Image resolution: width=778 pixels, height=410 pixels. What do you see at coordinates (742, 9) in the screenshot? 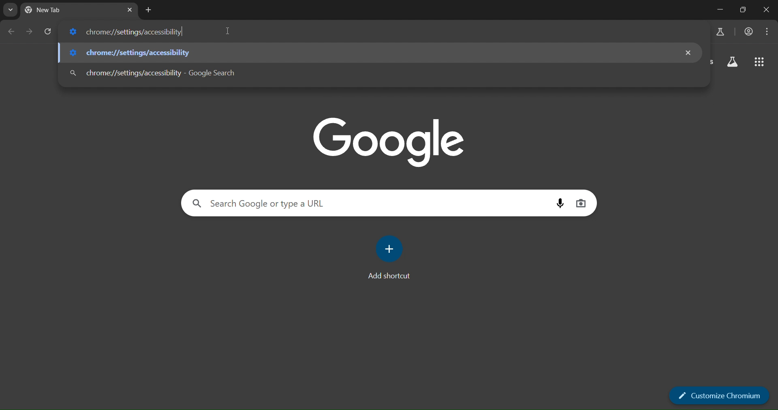
I see `restore down` at bounding box center [742, 9].